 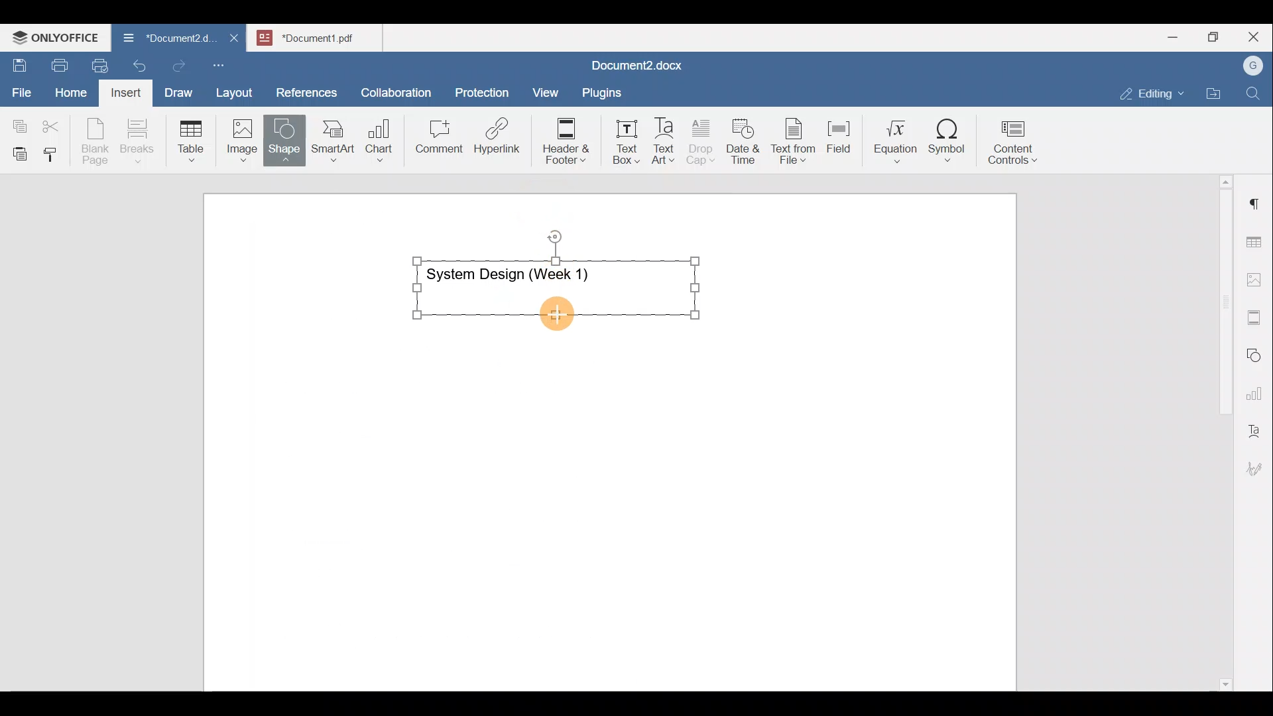 What do you see at coordinates (1256, 353) in the screenshot?
I see `Shapes settings` at bounding box center [1256, 353].